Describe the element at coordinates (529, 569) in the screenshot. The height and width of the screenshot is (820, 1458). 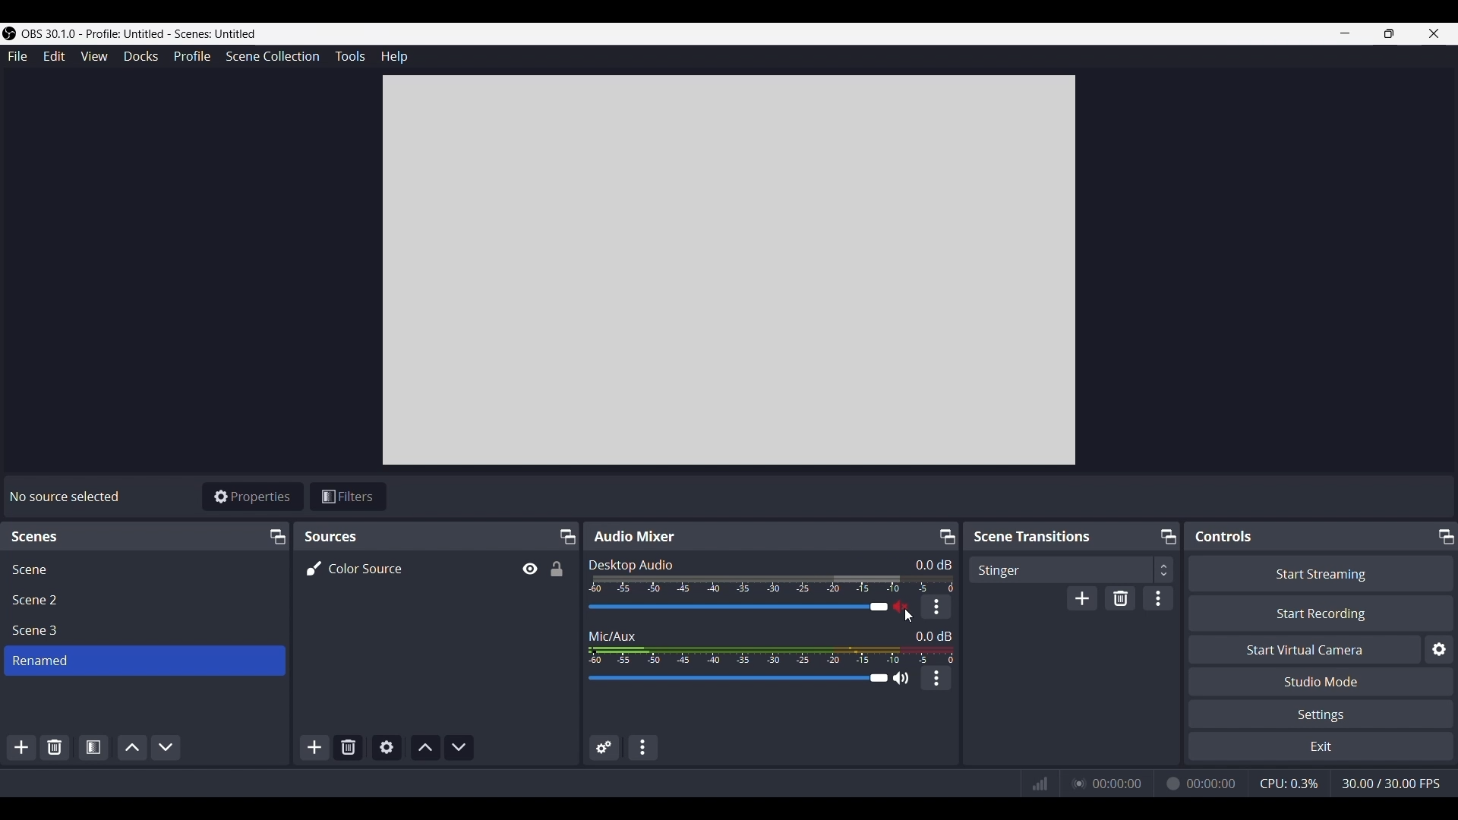
I see `View/Hide source on canvas` at that location.